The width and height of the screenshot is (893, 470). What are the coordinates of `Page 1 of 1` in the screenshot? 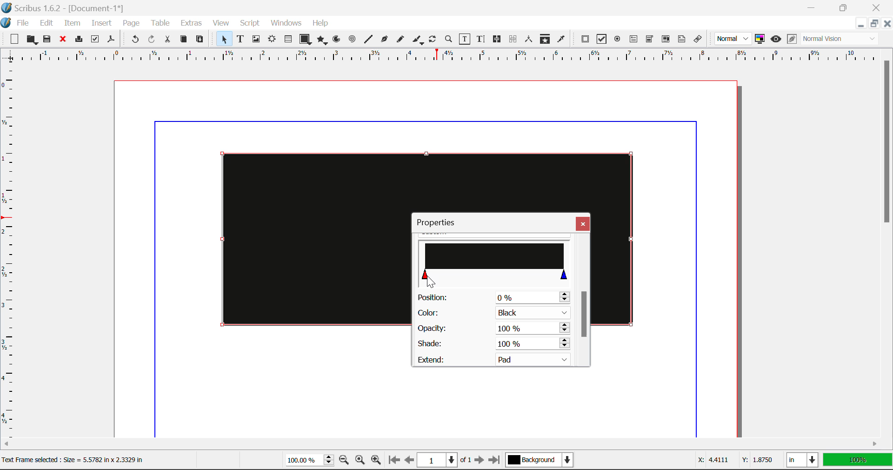 It's located at (444, 461).